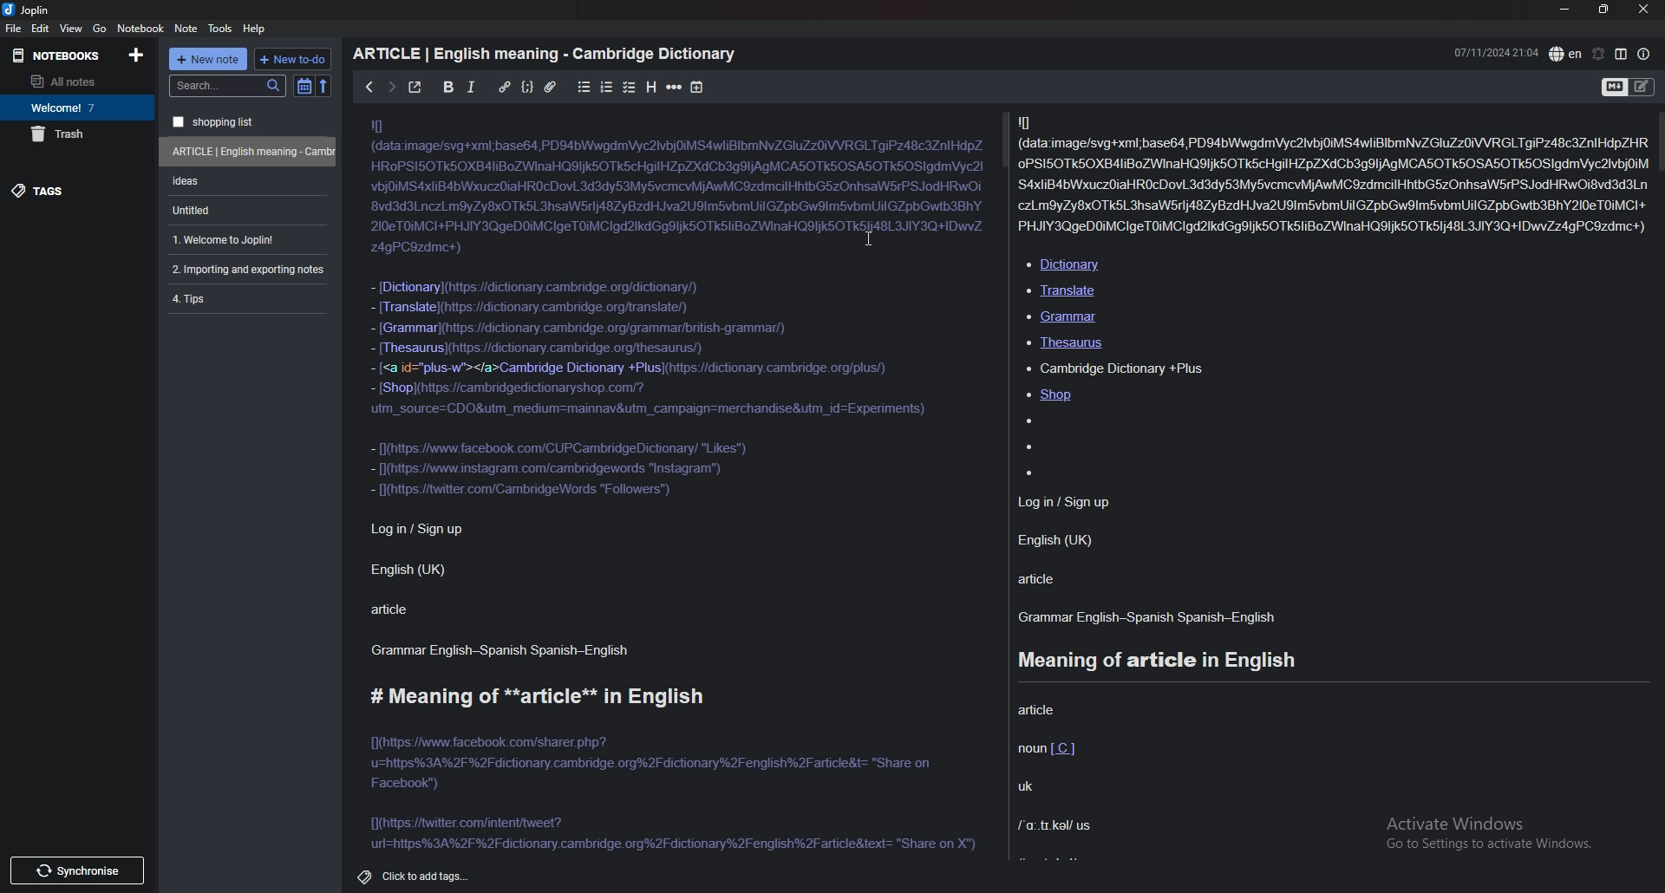 This screenshot has height=893, width=1665. What do you see at coordinates (77, 108) in the screenshot?
I see `notebook` at bounding box center [77, 108].